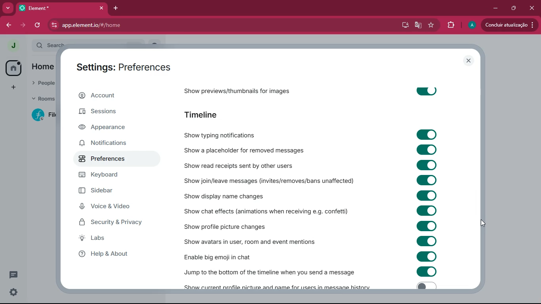  What do you see at coordinates (13, 67) in the screenshot?
I see `home` at bounding box center [13, 67].